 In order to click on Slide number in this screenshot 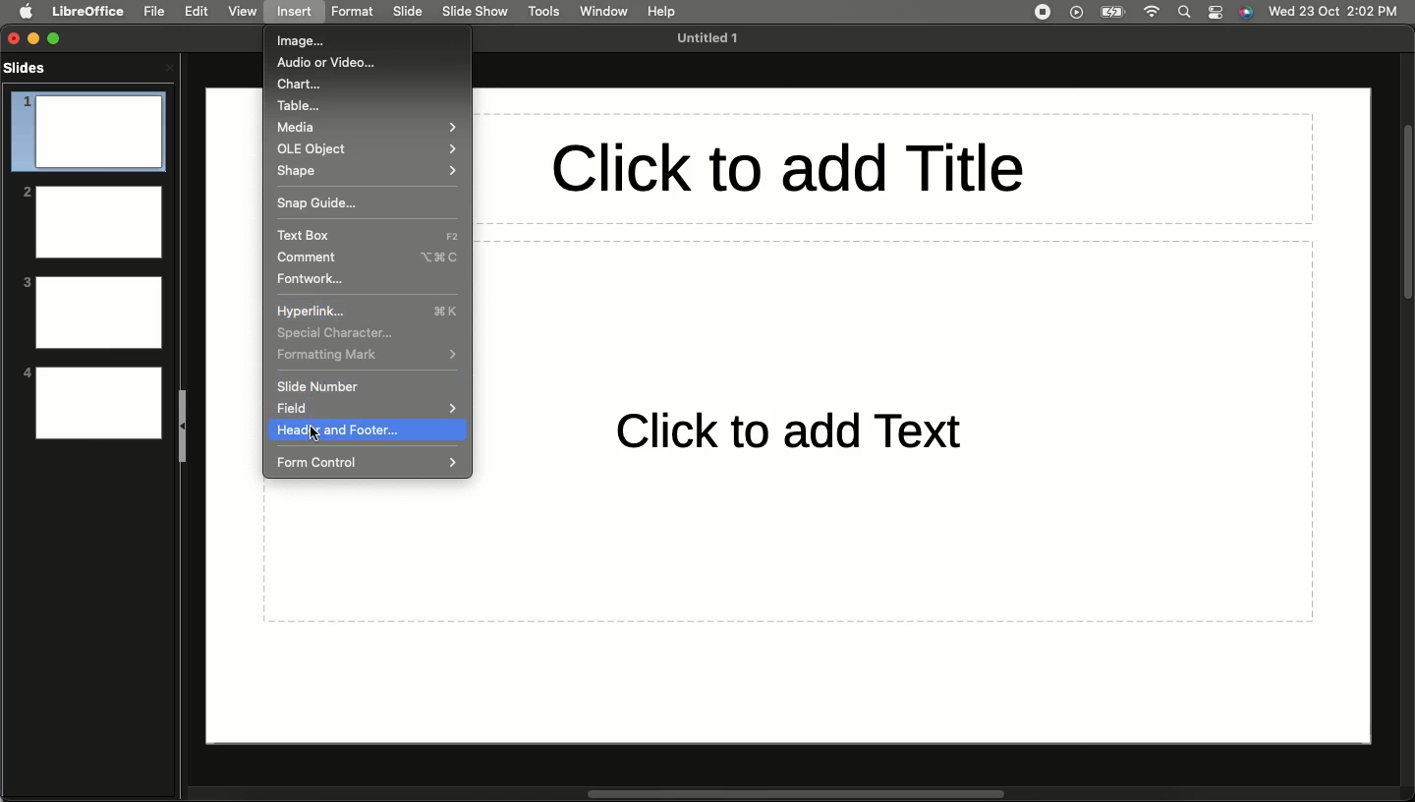, I will do `click(326, 386)`.